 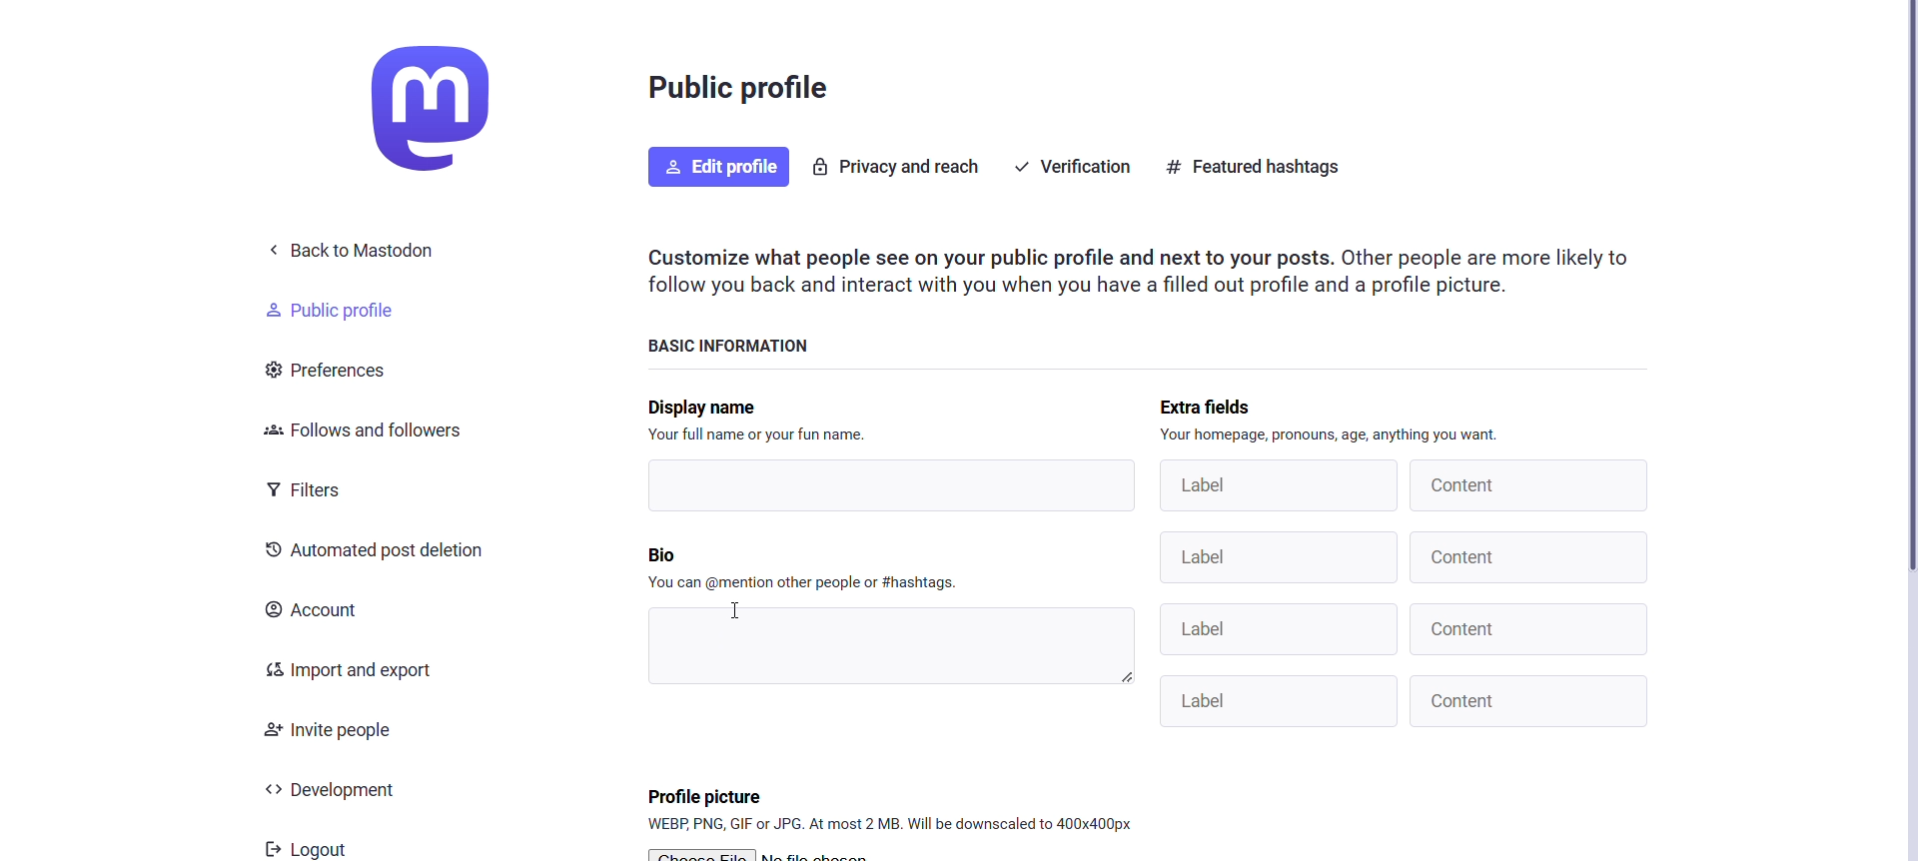 I want to click on Extra fields, so click(x=1225, y=403).